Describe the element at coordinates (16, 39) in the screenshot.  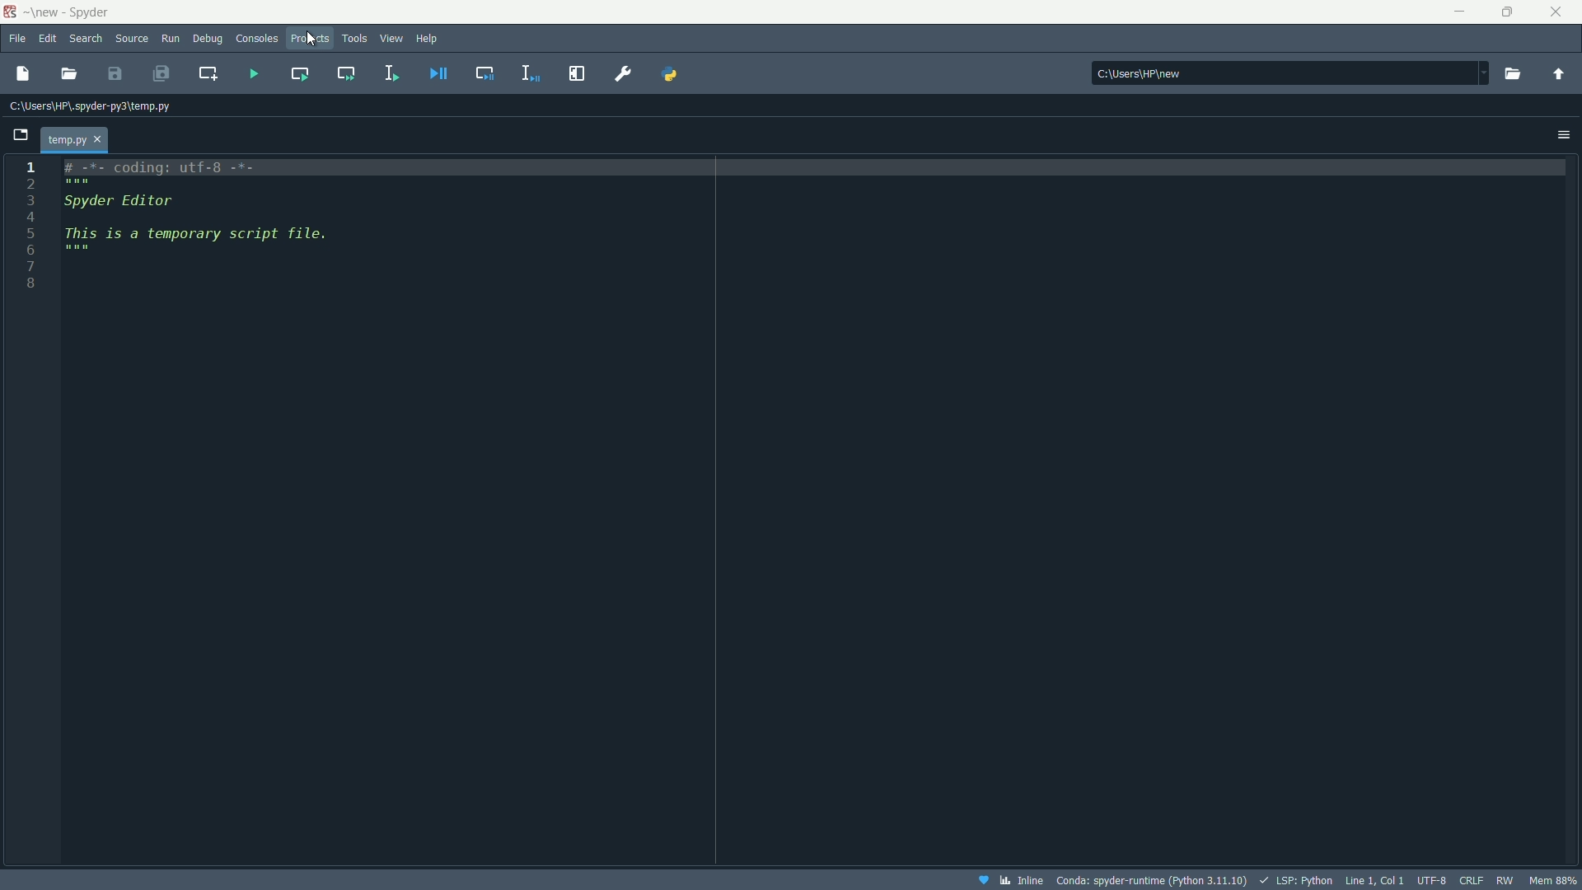
I see `File menu` at that location.